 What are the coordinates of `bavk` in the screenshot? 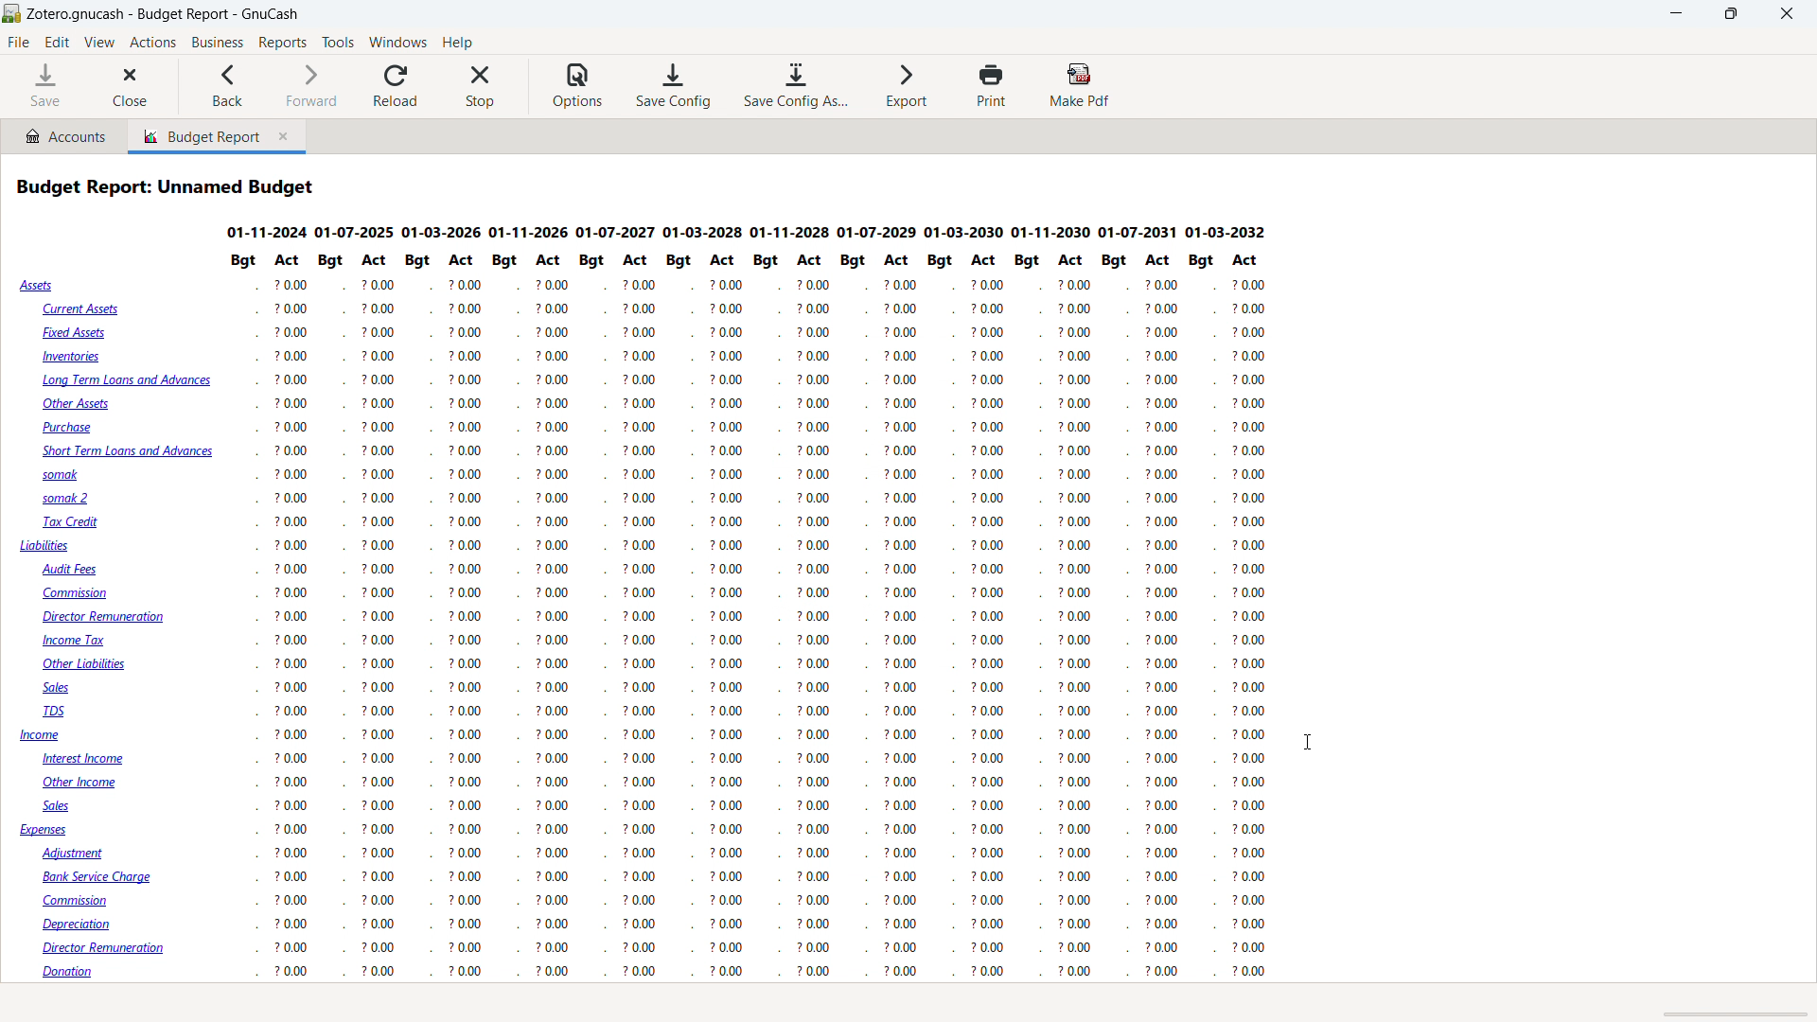 It's located at (228, 86).